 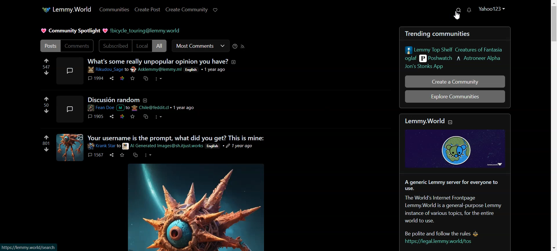 I want to click on message, so click(x=135, y=155).